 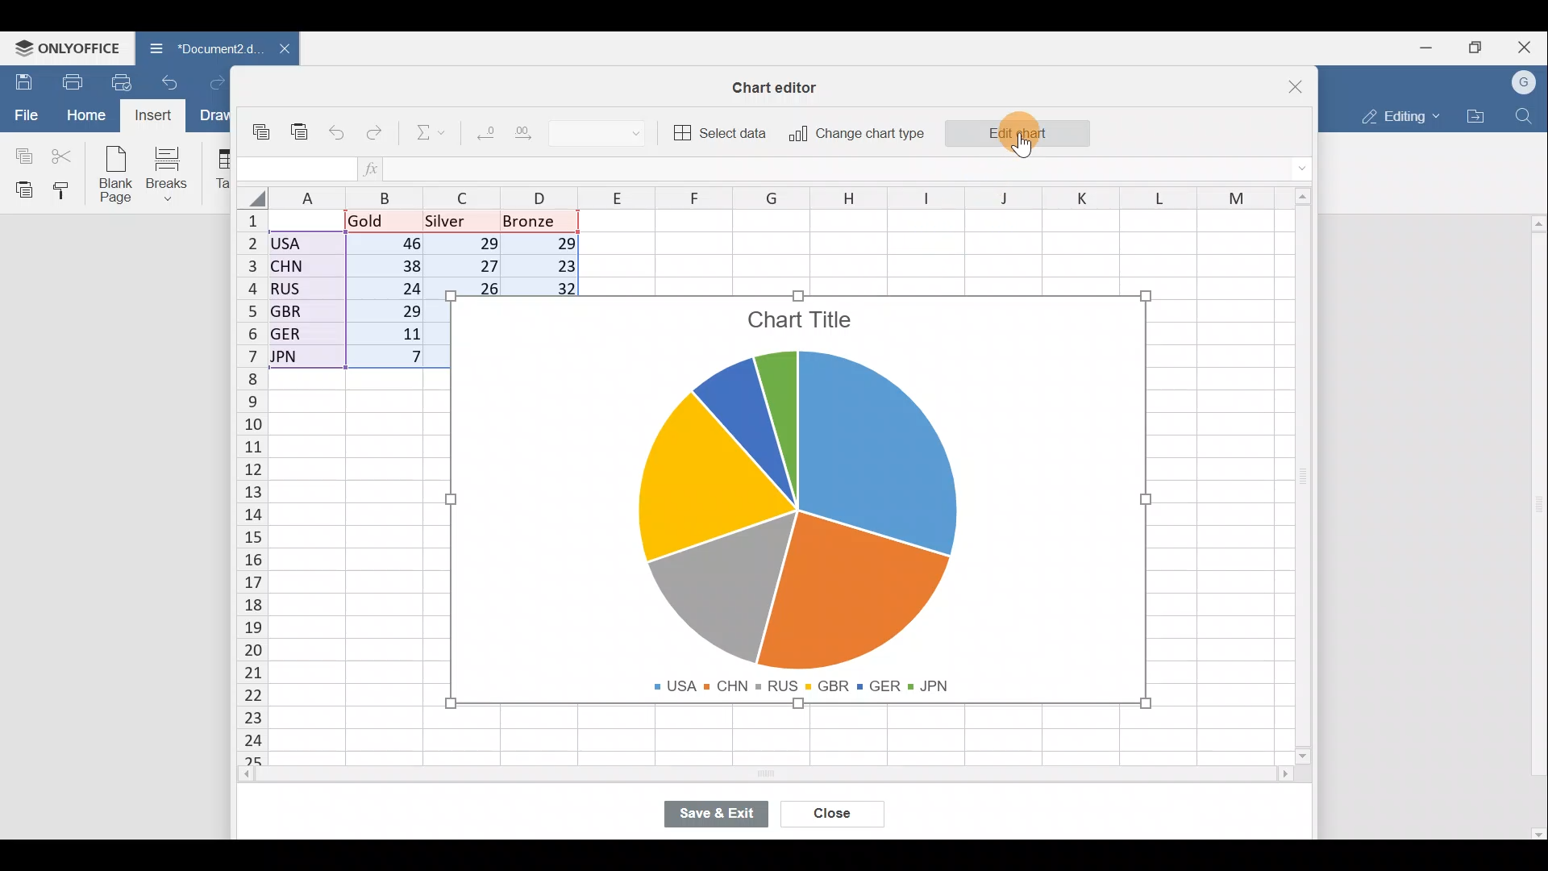 I want to click on Redo, so click(x=376, y=136).